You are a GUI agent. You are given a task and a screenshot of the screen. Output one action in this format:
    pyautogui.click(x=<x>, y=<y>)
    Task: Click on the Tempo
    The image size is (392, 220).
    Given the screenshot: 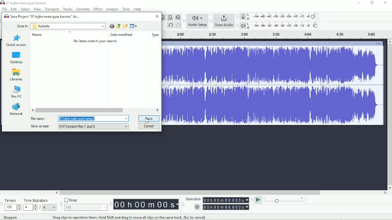 What is the action you would take?
    pyautogui.click(x=13, y=205)
    